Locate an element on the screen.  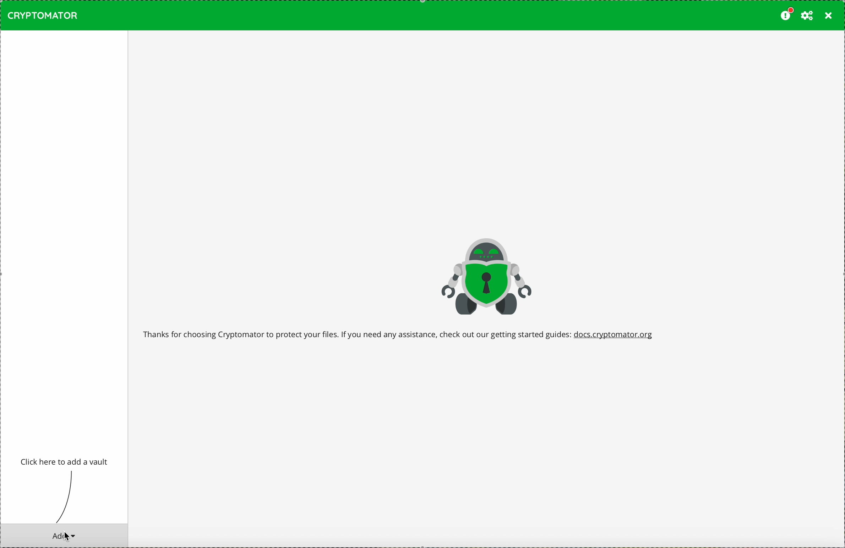
CRYPTOMATOR is located at coordinates (43, 15).